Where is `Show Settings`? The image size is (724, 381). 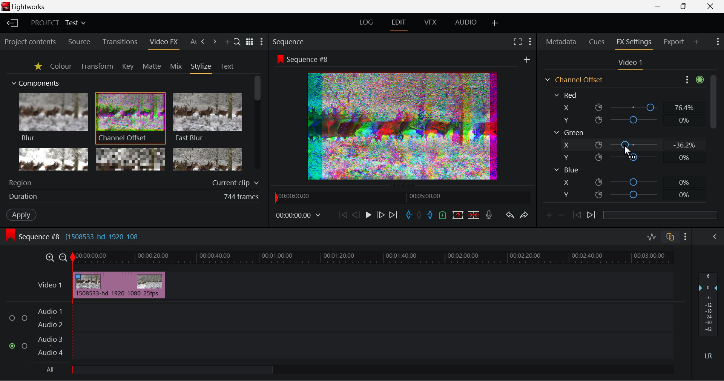
Show Settings is located at coordinates (693, 80).